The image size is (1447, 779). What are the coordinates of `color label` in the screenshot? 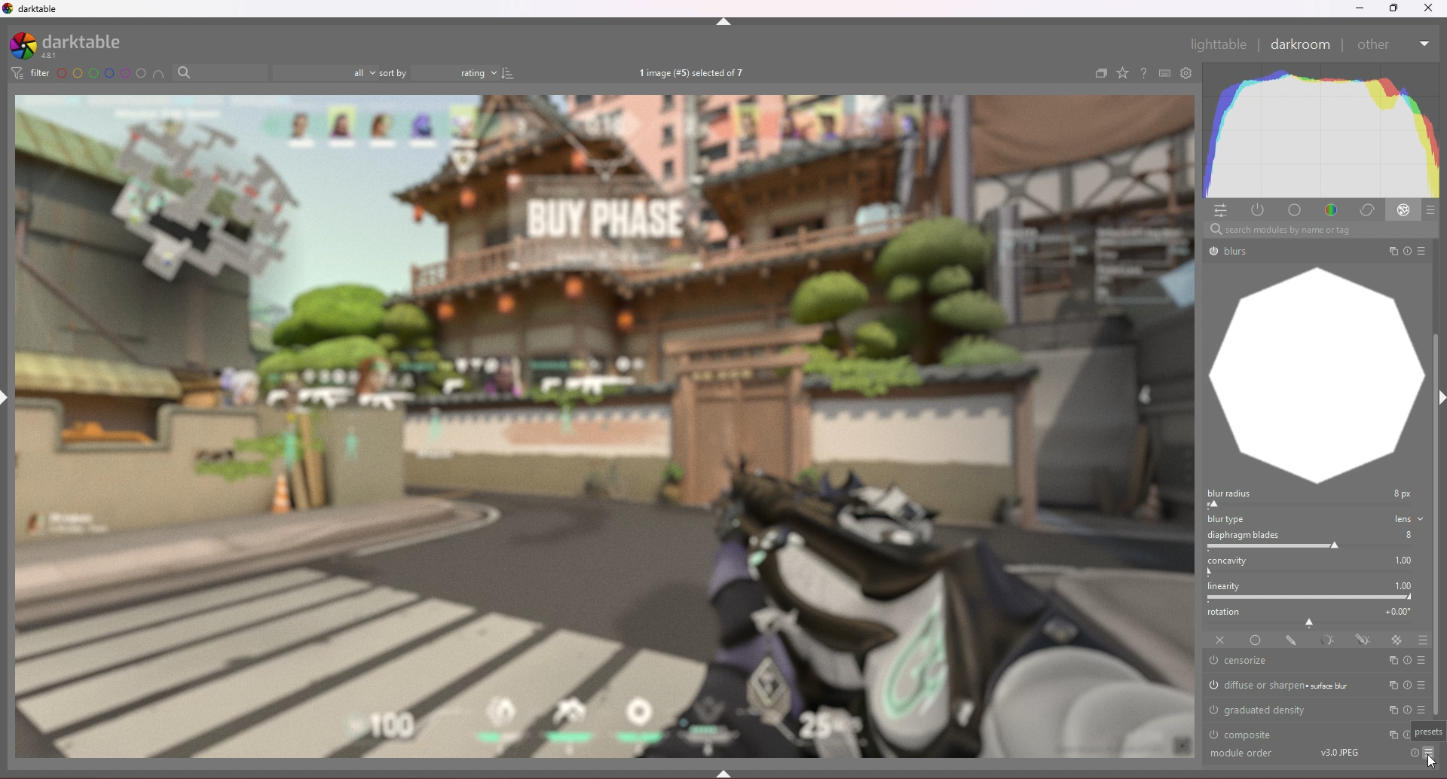 It's located at (101, 72).